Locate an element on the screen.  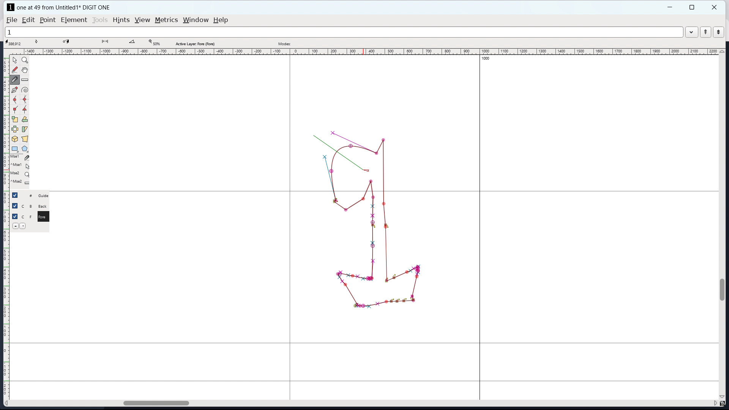
minimize is located at coordinates (671, 7).